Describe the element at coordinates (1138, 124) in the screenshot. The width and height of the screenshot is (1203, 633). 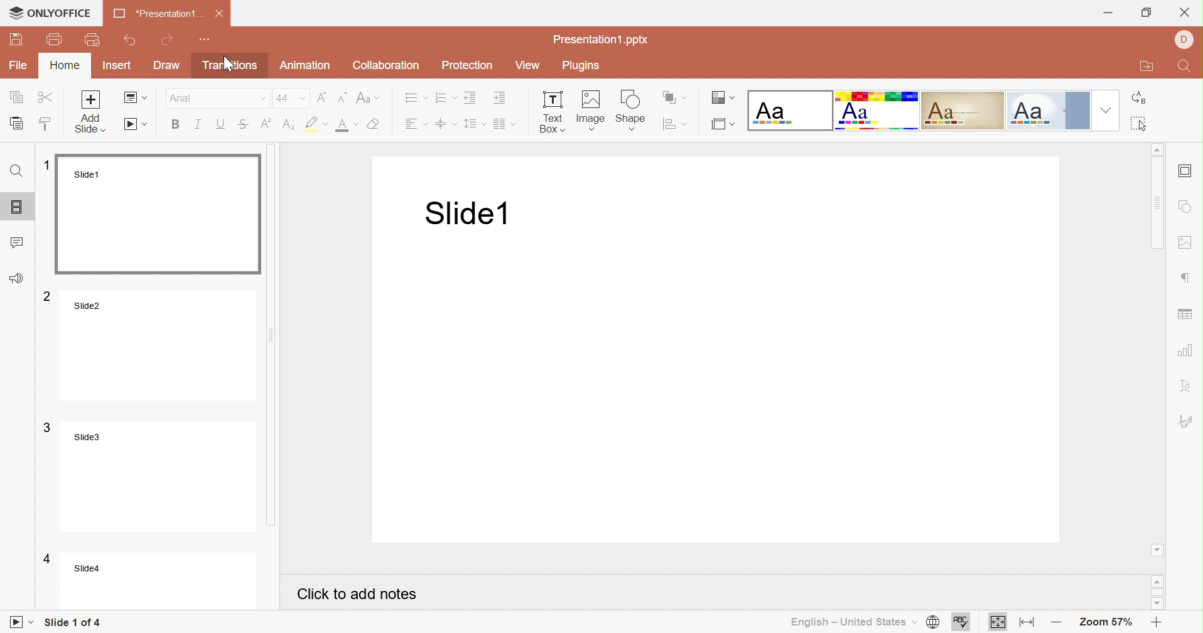
I see `Select all` at that location.